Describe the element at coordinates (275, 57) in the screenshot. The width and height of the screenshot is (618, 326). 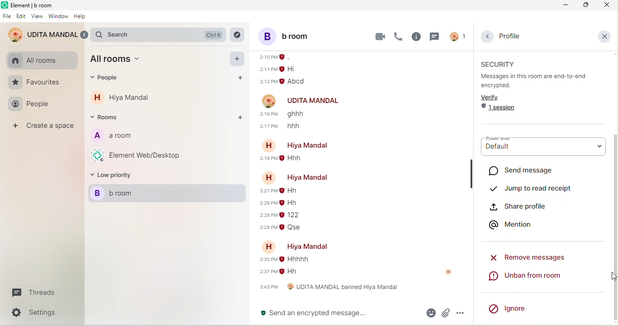
I see `time of message sending` at that location.